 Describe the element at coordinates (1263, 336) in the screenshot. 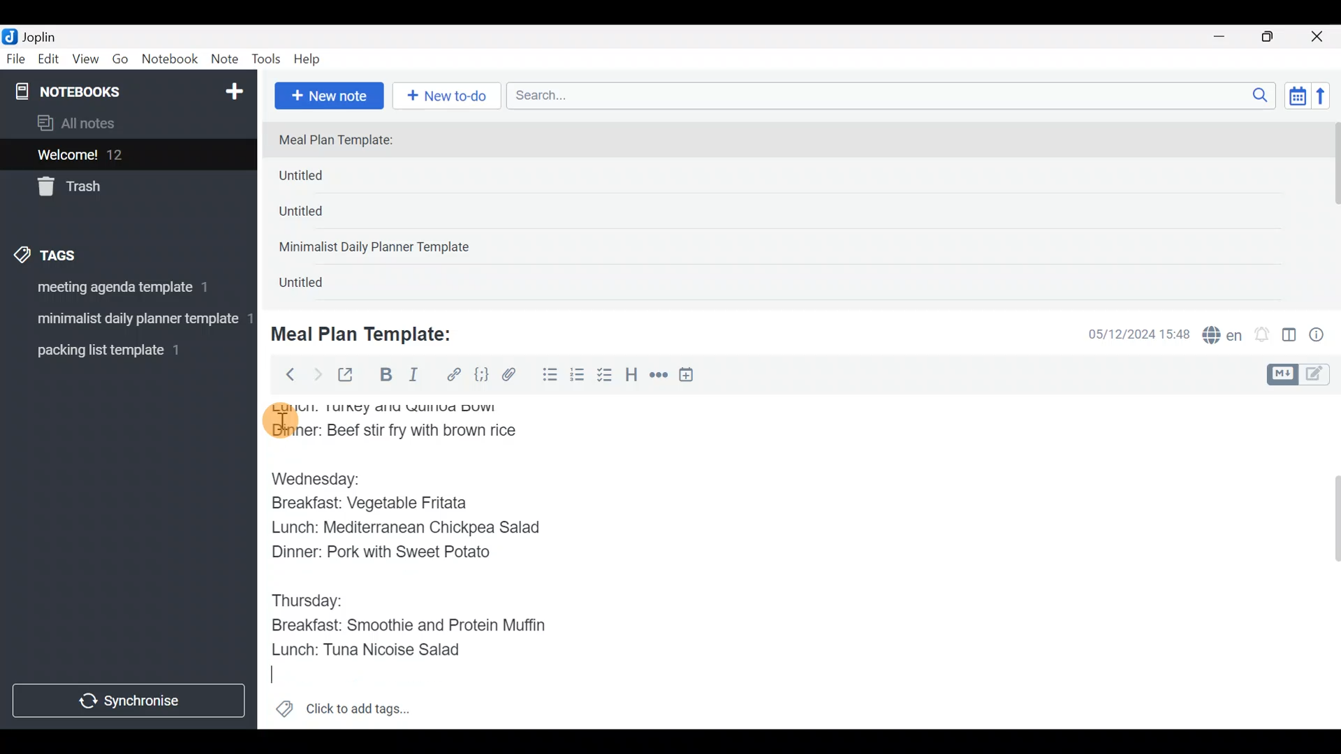

I see `Set alarm` at that location.